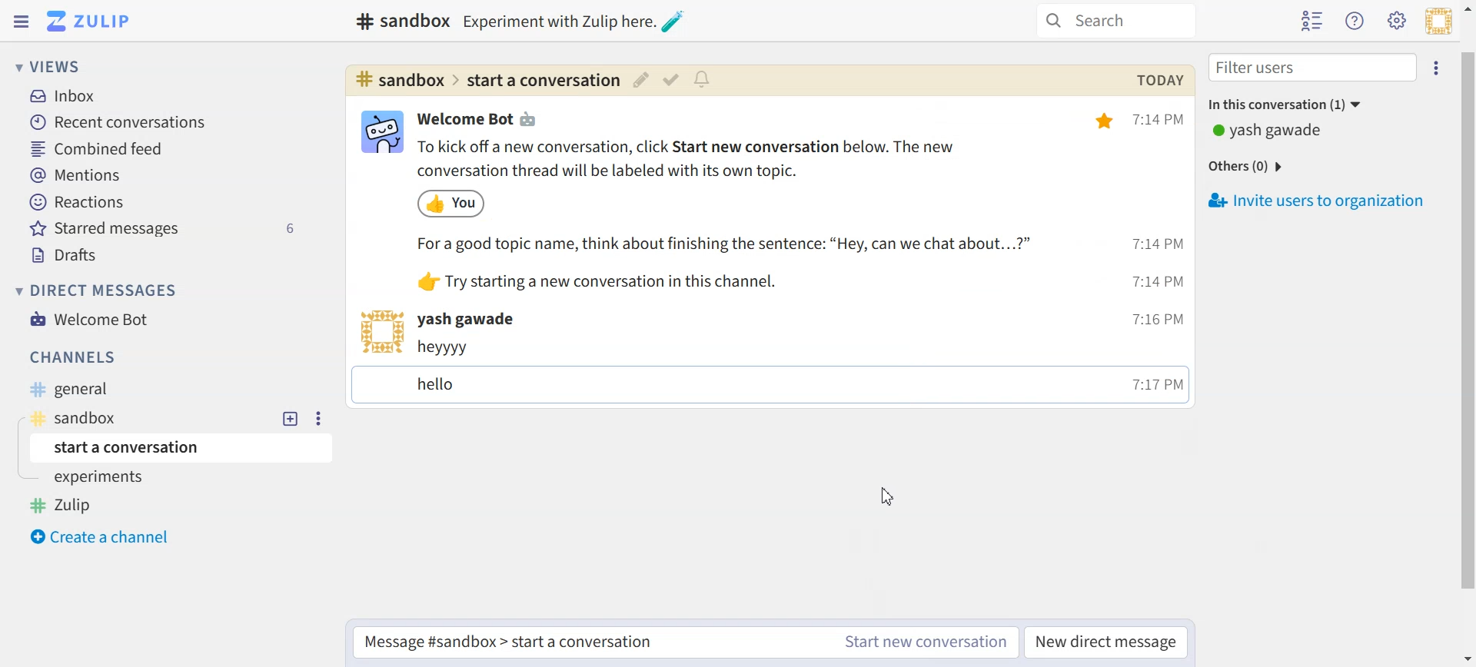  Describe the element at coordinates (755, 373) in the screenshot. I see `Text` at that location.